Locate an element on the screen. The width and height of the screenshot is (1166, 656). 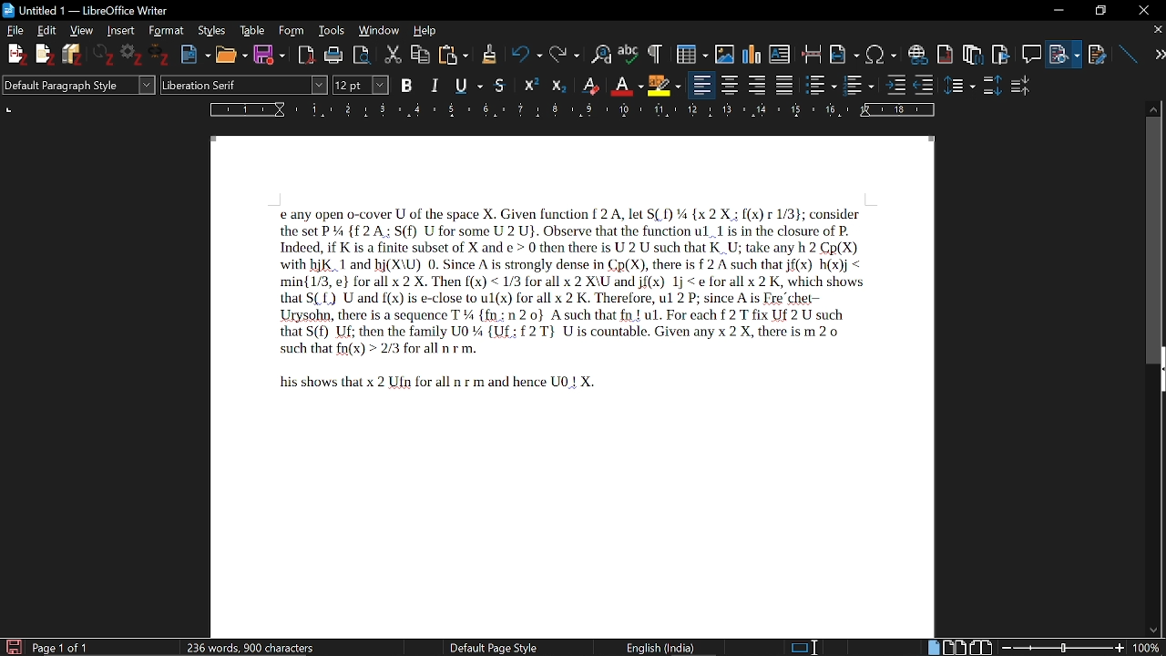
Redo is located at coordinates (562, 53).